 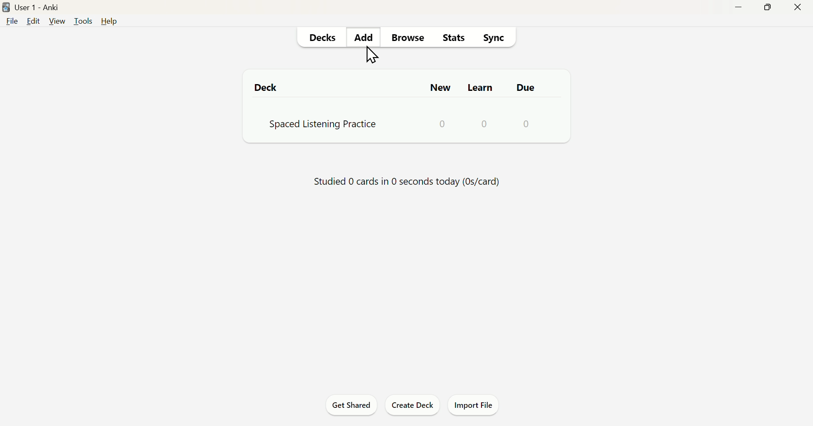 What do you see at coordinates (11, 23) in the screenshot?
I see `File` at bounding box center [11, 23].